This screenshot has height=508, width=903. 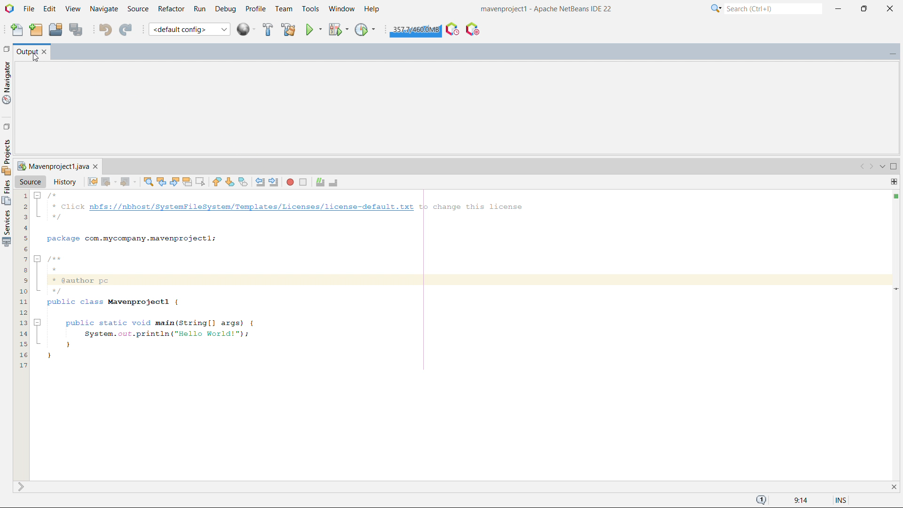 What do you see at coordinates (303, 182) in the screenshot?
I see `stop macro recording ` at bounding box center [303, 182].